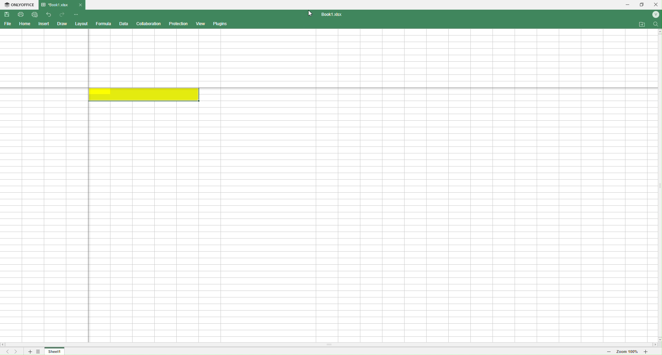 The image size is (662, 355). What do you see at coordinates (19, 5) in the screenshot?
I see `ONLYOFFICE` at bounding box center [19, 5].